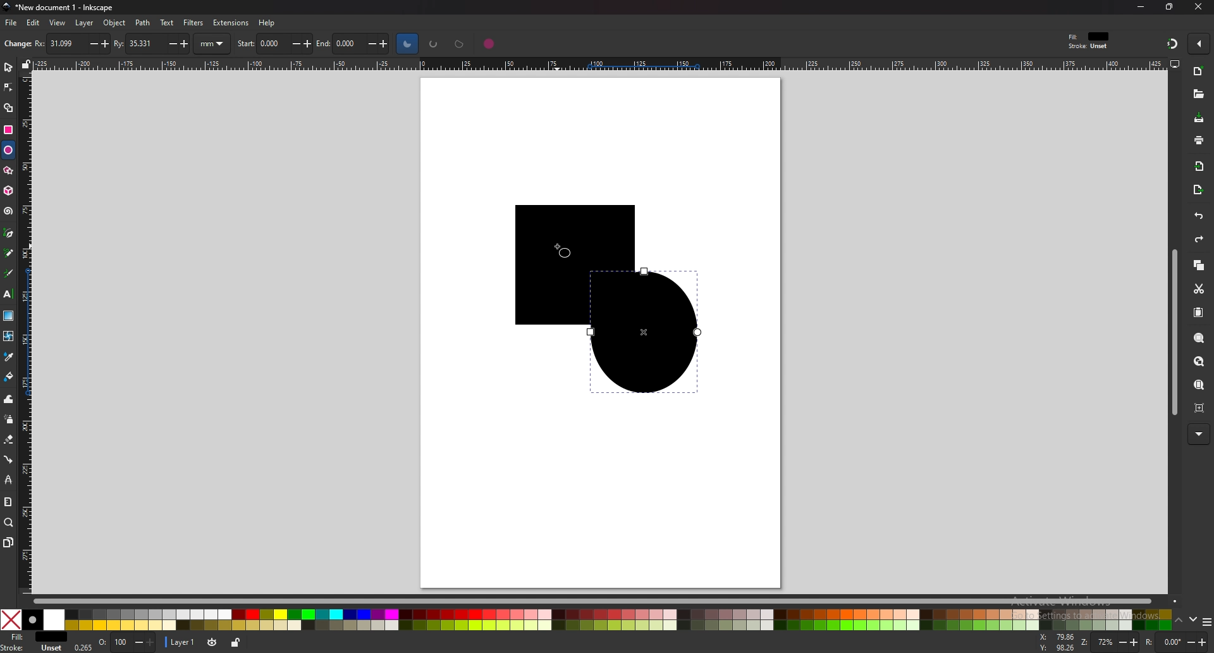 The height and width of the screenshot is (653, 1214). Describe the element at coordinates (9, 480) in the screenshot. I see `lpe` at that location.